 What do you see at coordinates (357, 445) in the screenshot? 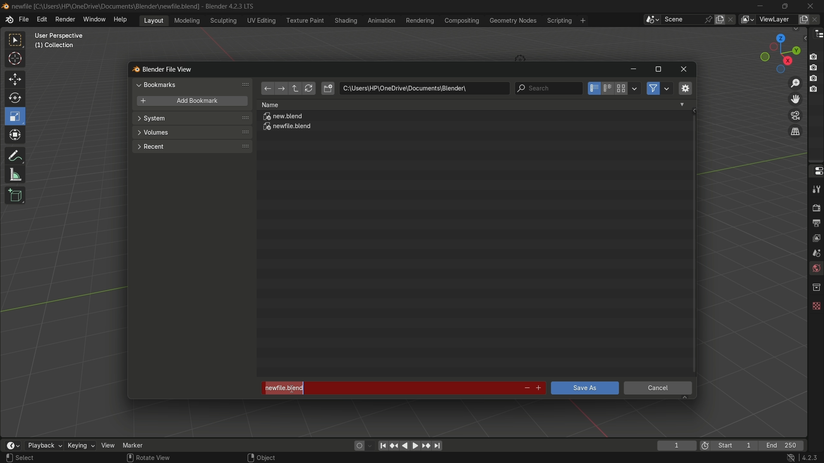
I see `auto keying` at bounding box center [357, 445].